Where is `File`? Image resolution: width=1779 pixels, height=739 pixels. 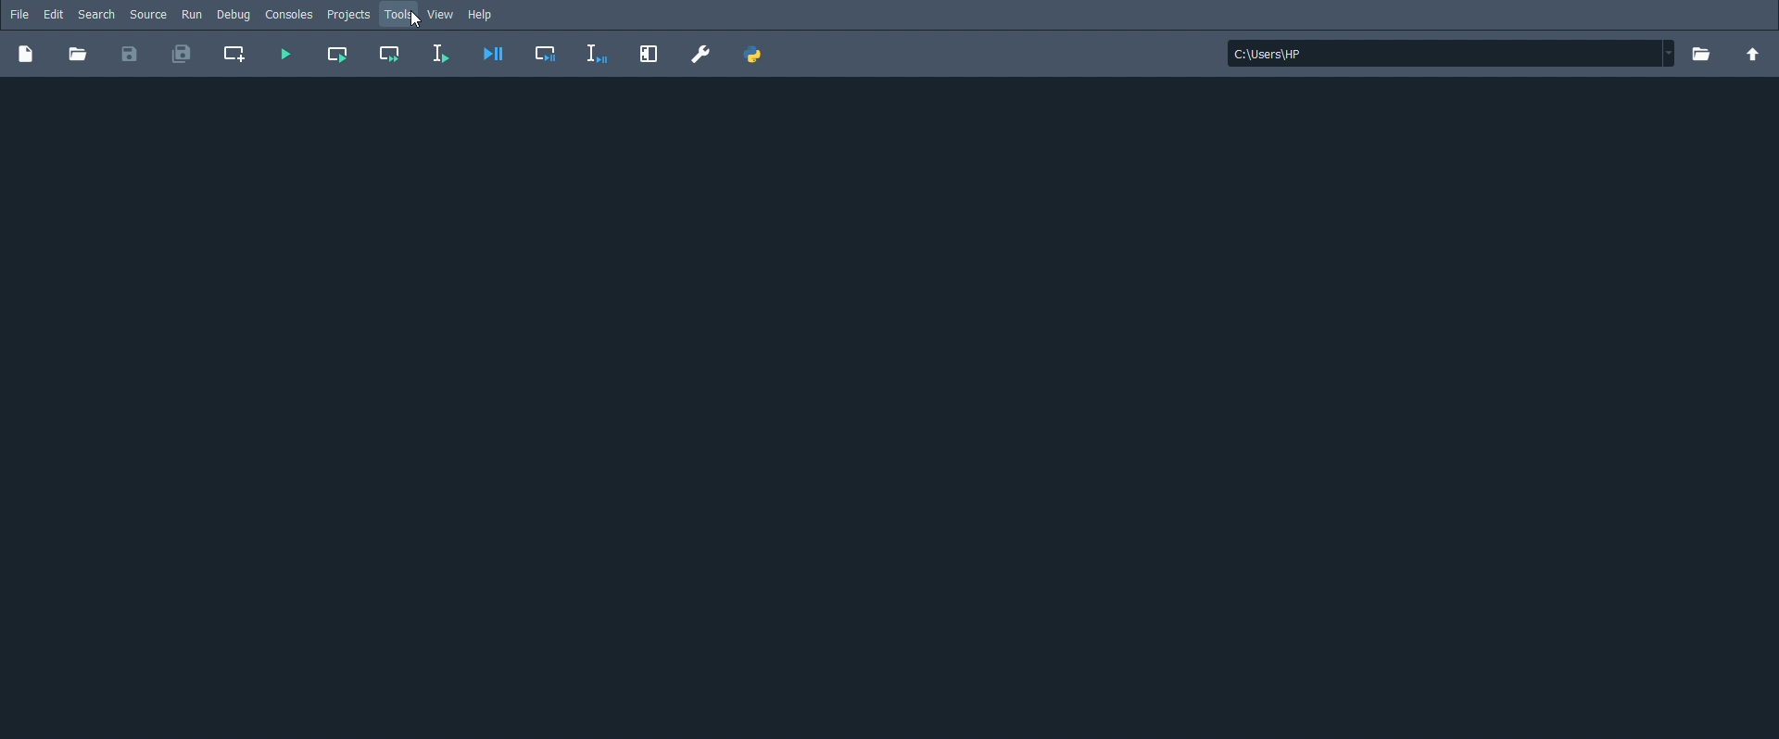
File is located at coordinates (19, 15).